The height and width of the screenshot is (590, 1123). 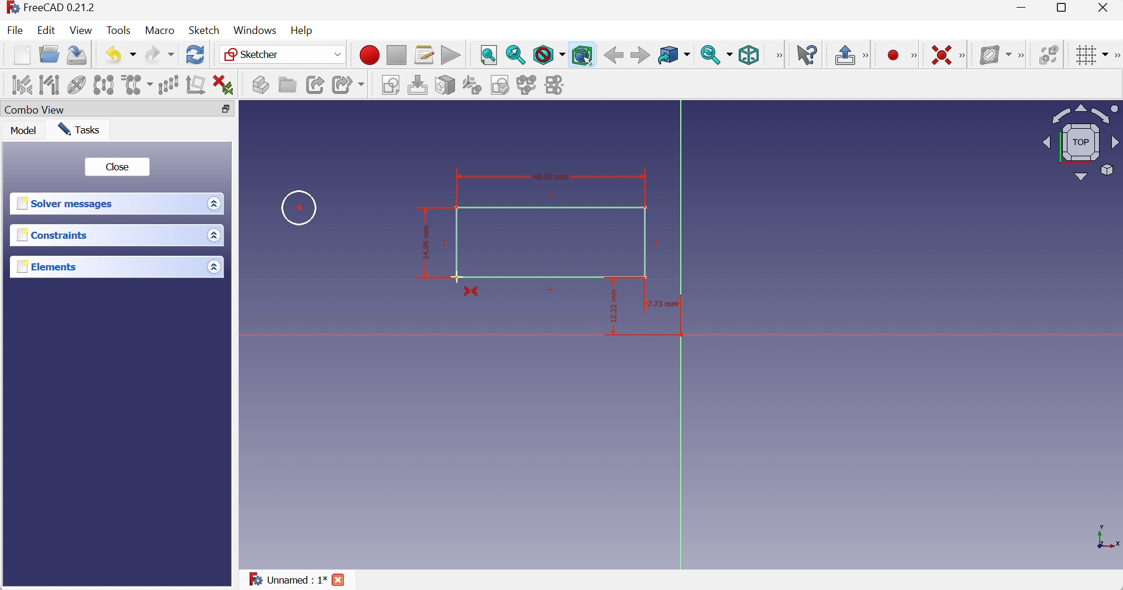 I want to click on Undo, so click(x=123, y=56).